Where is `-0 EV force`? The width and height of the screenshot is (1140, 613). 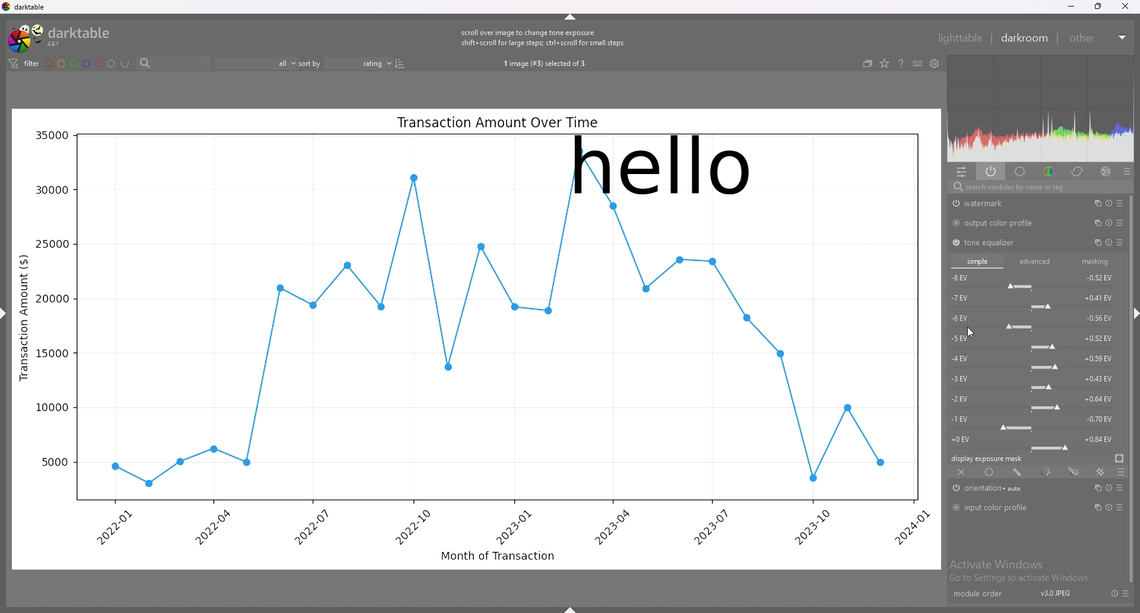 -0 EV force is located at coordinates (1035, 442).